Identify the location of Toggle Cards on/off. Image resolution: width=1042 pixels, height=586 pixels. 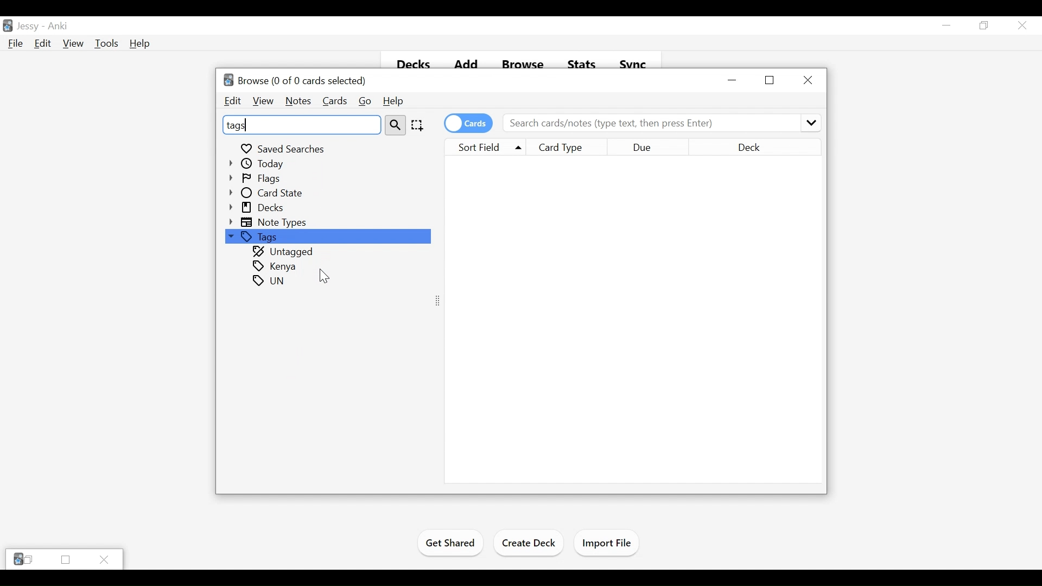
(468, 123).